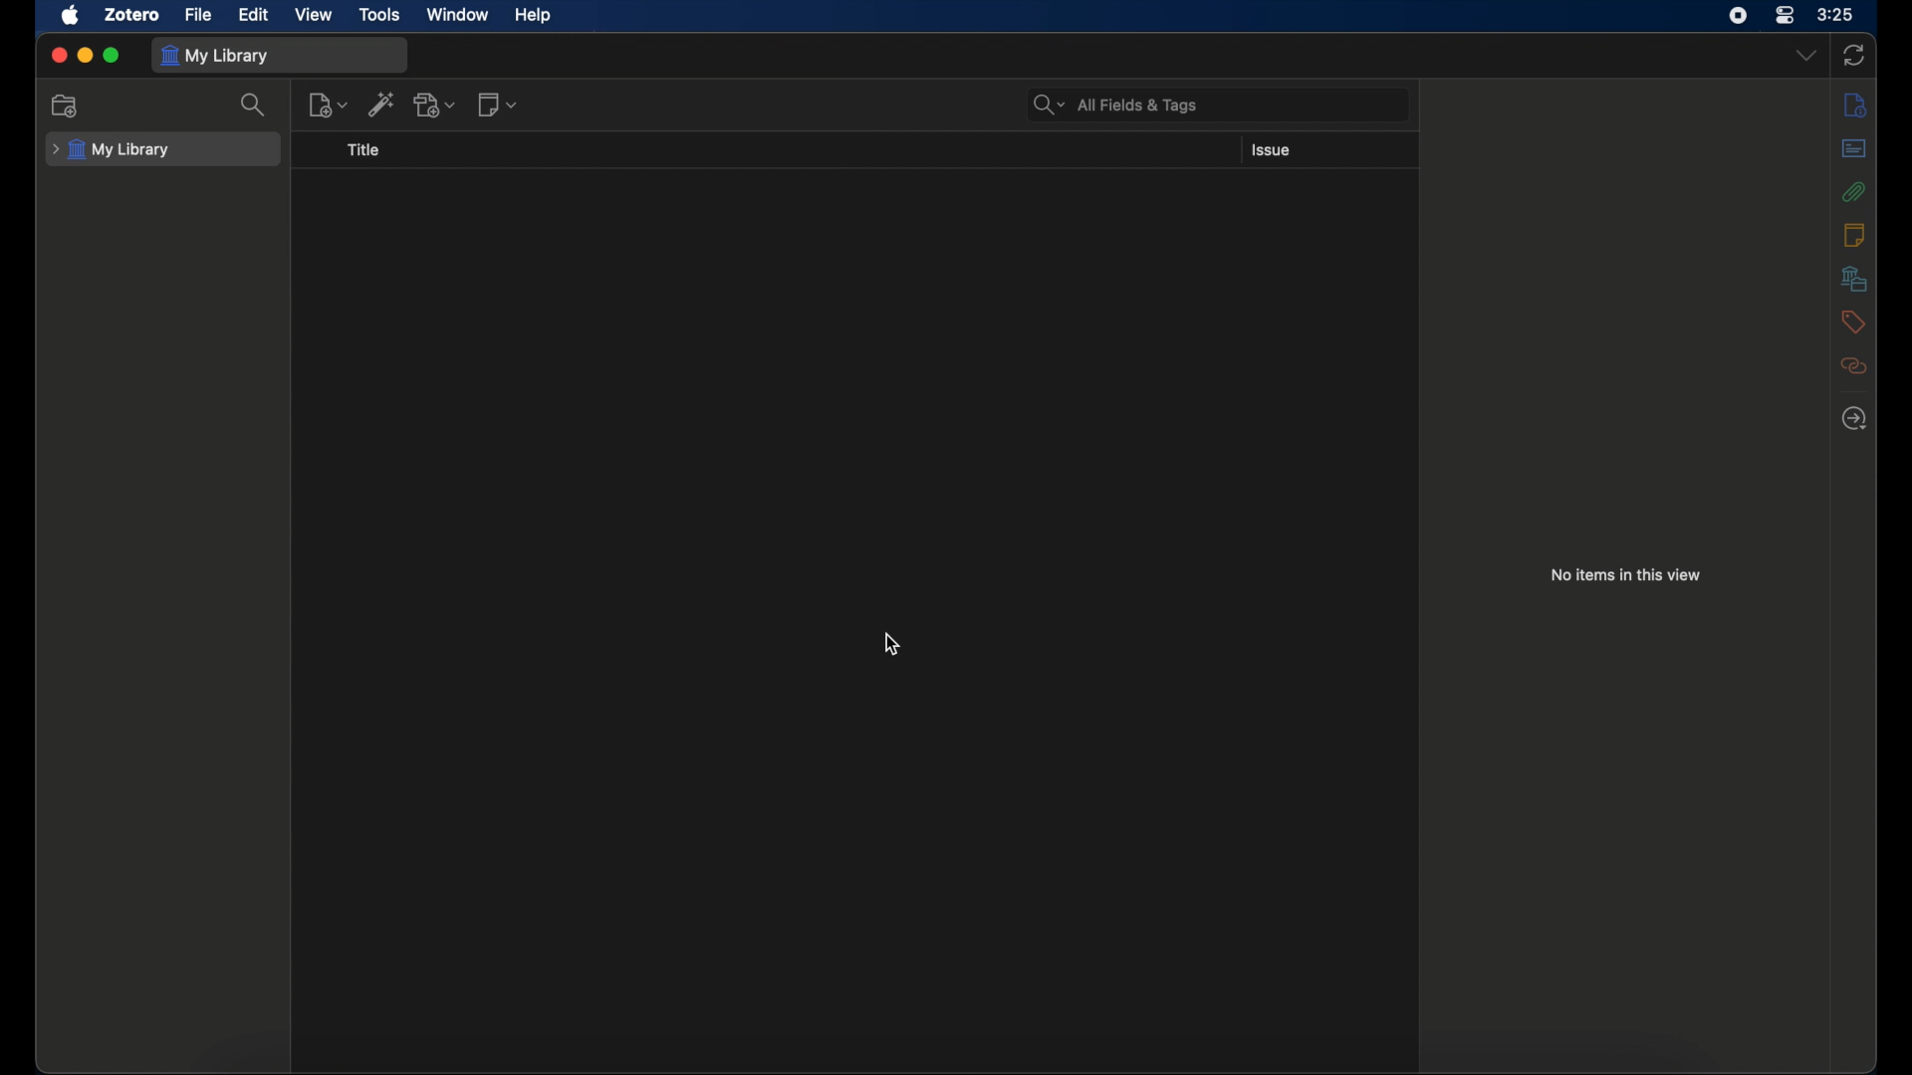 The height and width of the screenshot is (1075, 1912). I want to click on my library, so click(217, 55).